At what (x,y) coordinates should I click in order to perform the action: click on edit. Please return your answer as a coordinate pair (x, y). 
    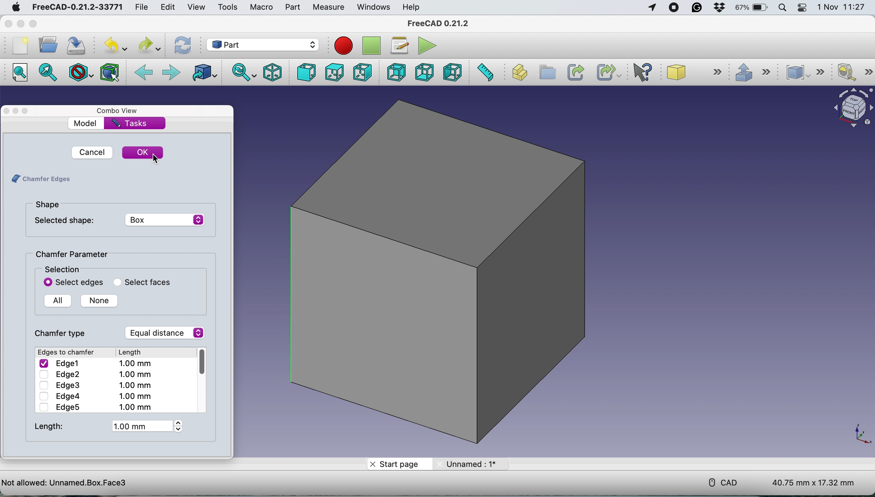
    Looking at the image, I should click on (170, 8).